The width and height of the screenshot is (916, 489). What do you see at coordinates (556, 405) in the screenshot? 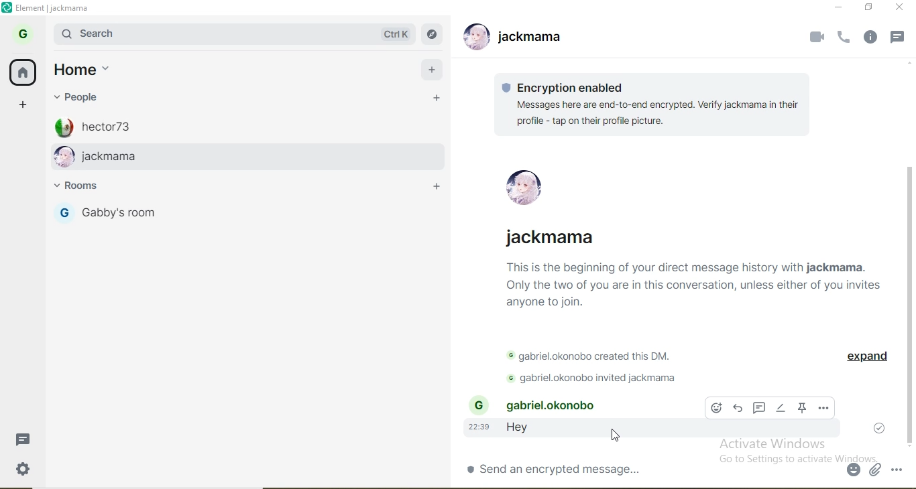
I see `gabriel.okonobo` at bounding box center [556, 405].